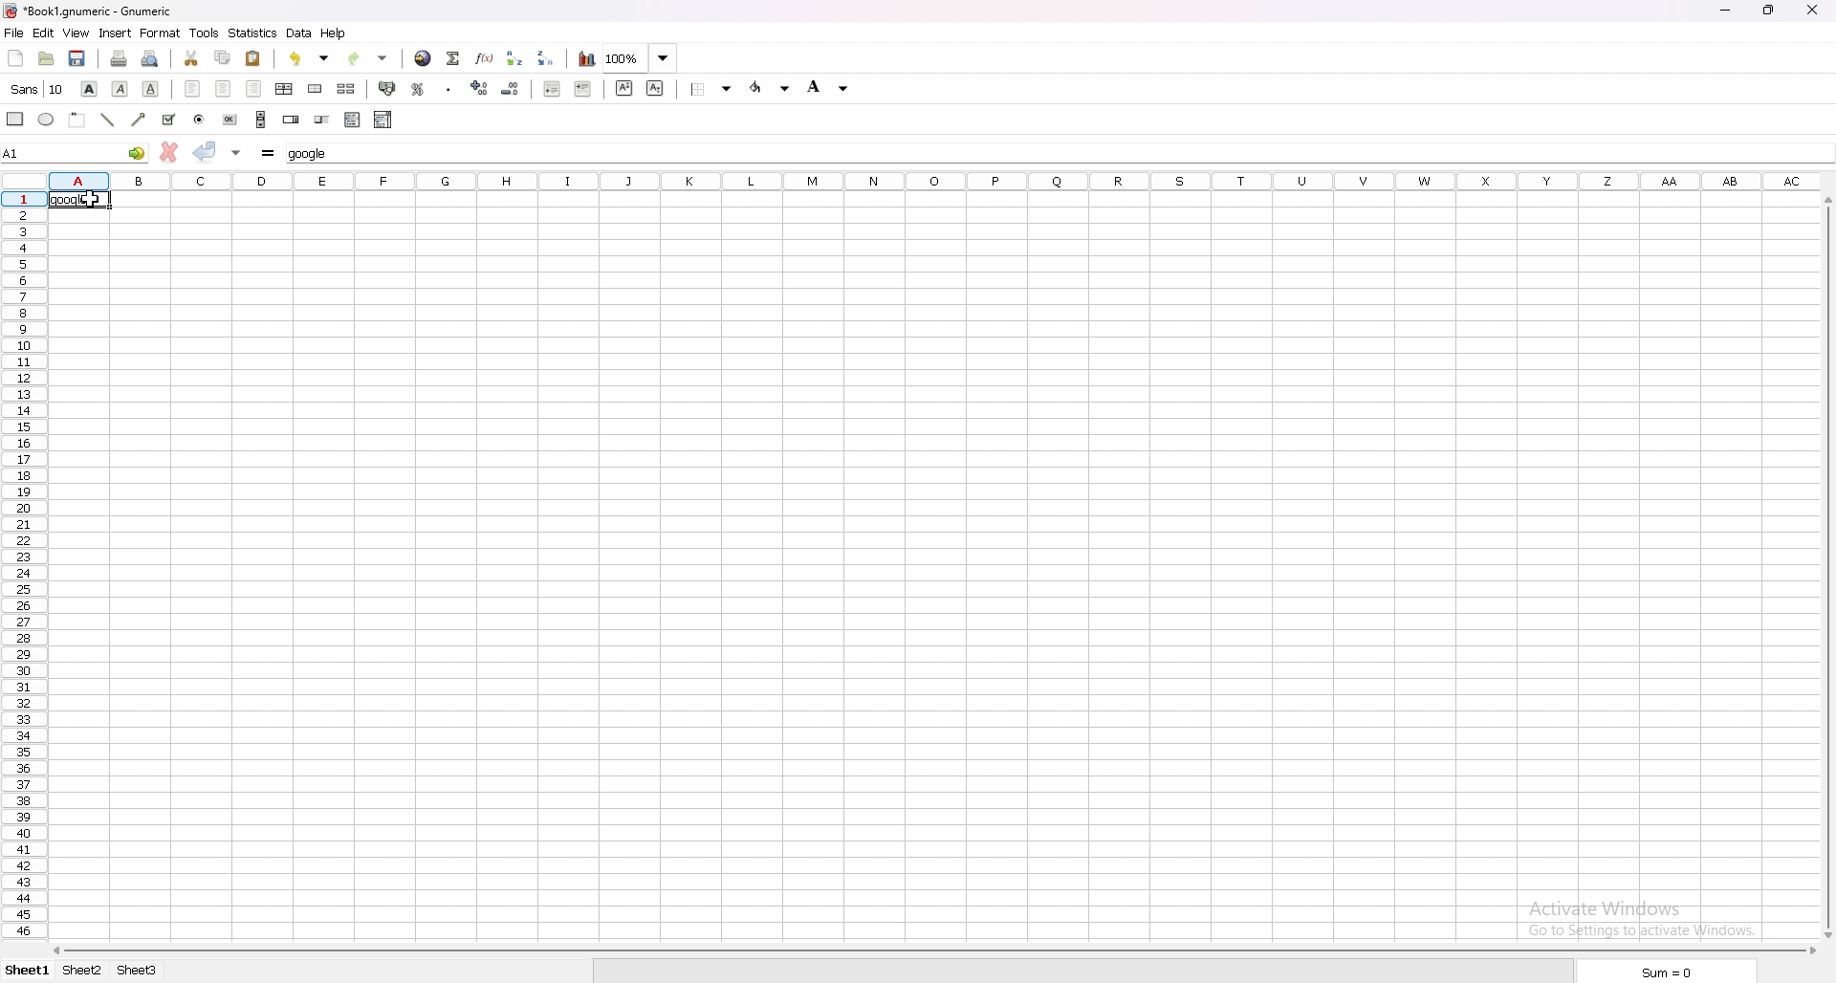 This screenshot has width=1836, height=983. What do you see at coordinates (109, 118) in the screenshot?
I see `line` at bounding box center [109, 118].